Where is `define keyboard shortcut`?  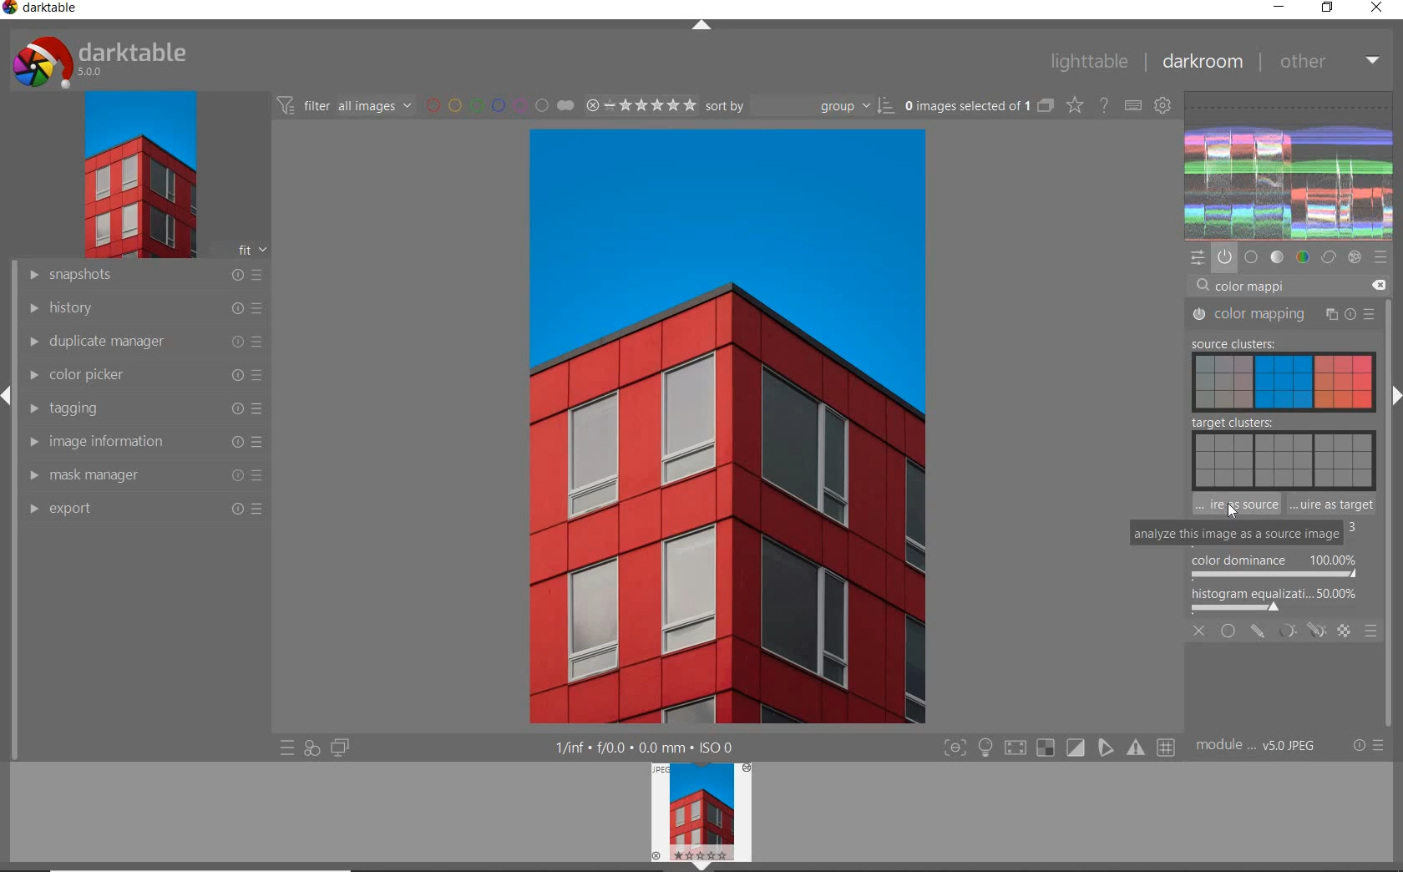 define keyboard shortcut is located at coordinates (1133, 105).